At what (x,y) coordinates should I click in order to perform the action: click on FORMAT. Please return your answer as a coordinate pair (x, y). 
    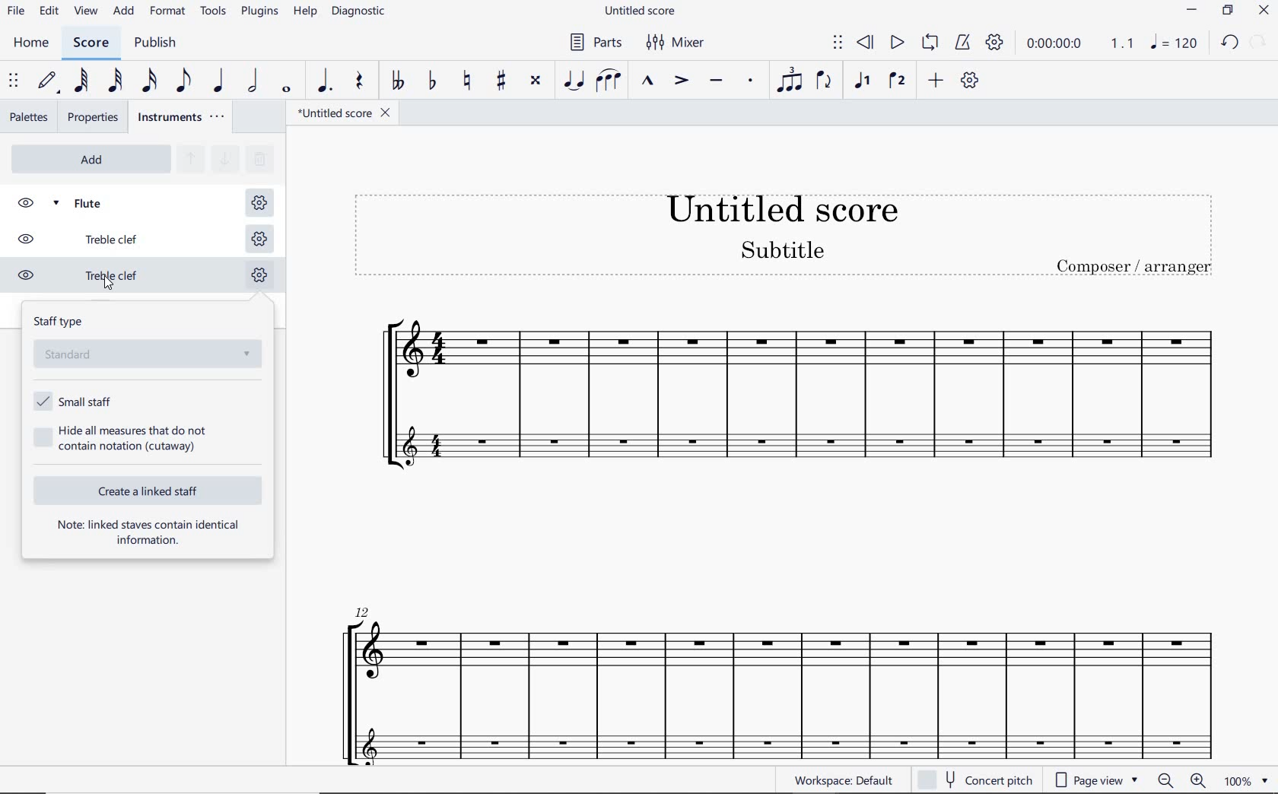
    Looking at the image, I should click on (168, 11).